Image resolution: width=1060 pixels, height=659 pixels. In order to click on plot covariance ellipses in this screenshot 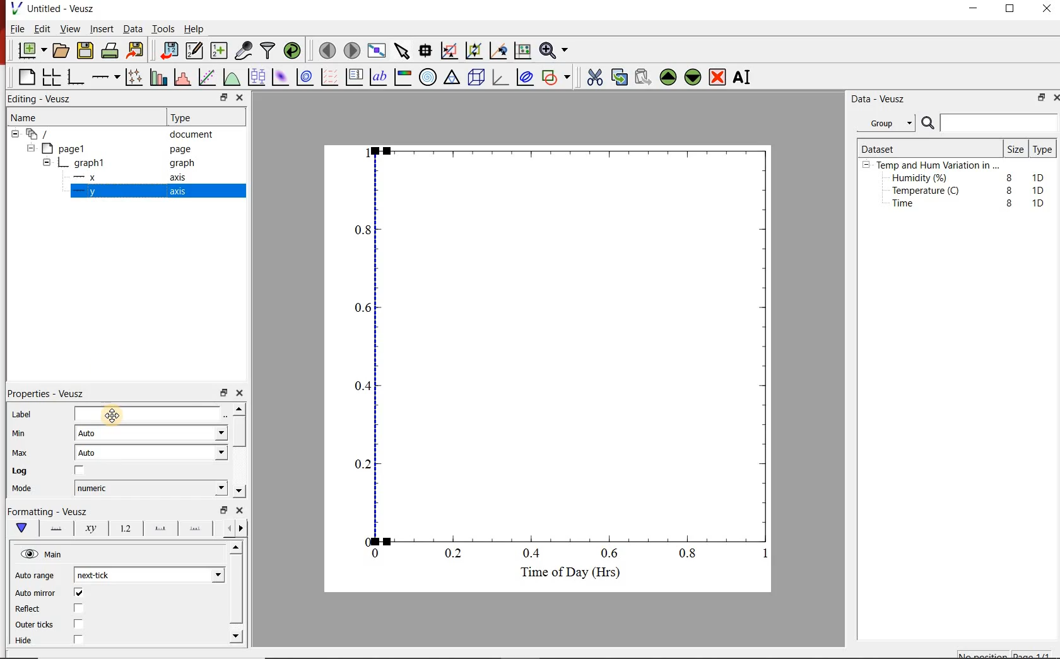, I will do `click(528, 80)`.